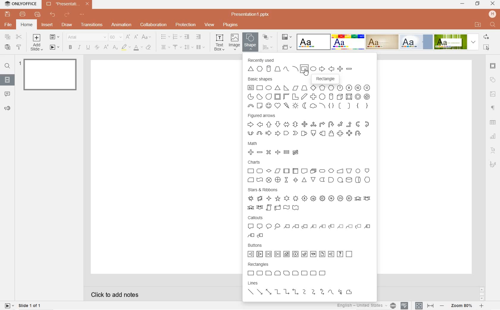  Describe the element at coordinates (358, 227) in the screenshot. I see `Line Callout 3 (No border)` at that location.